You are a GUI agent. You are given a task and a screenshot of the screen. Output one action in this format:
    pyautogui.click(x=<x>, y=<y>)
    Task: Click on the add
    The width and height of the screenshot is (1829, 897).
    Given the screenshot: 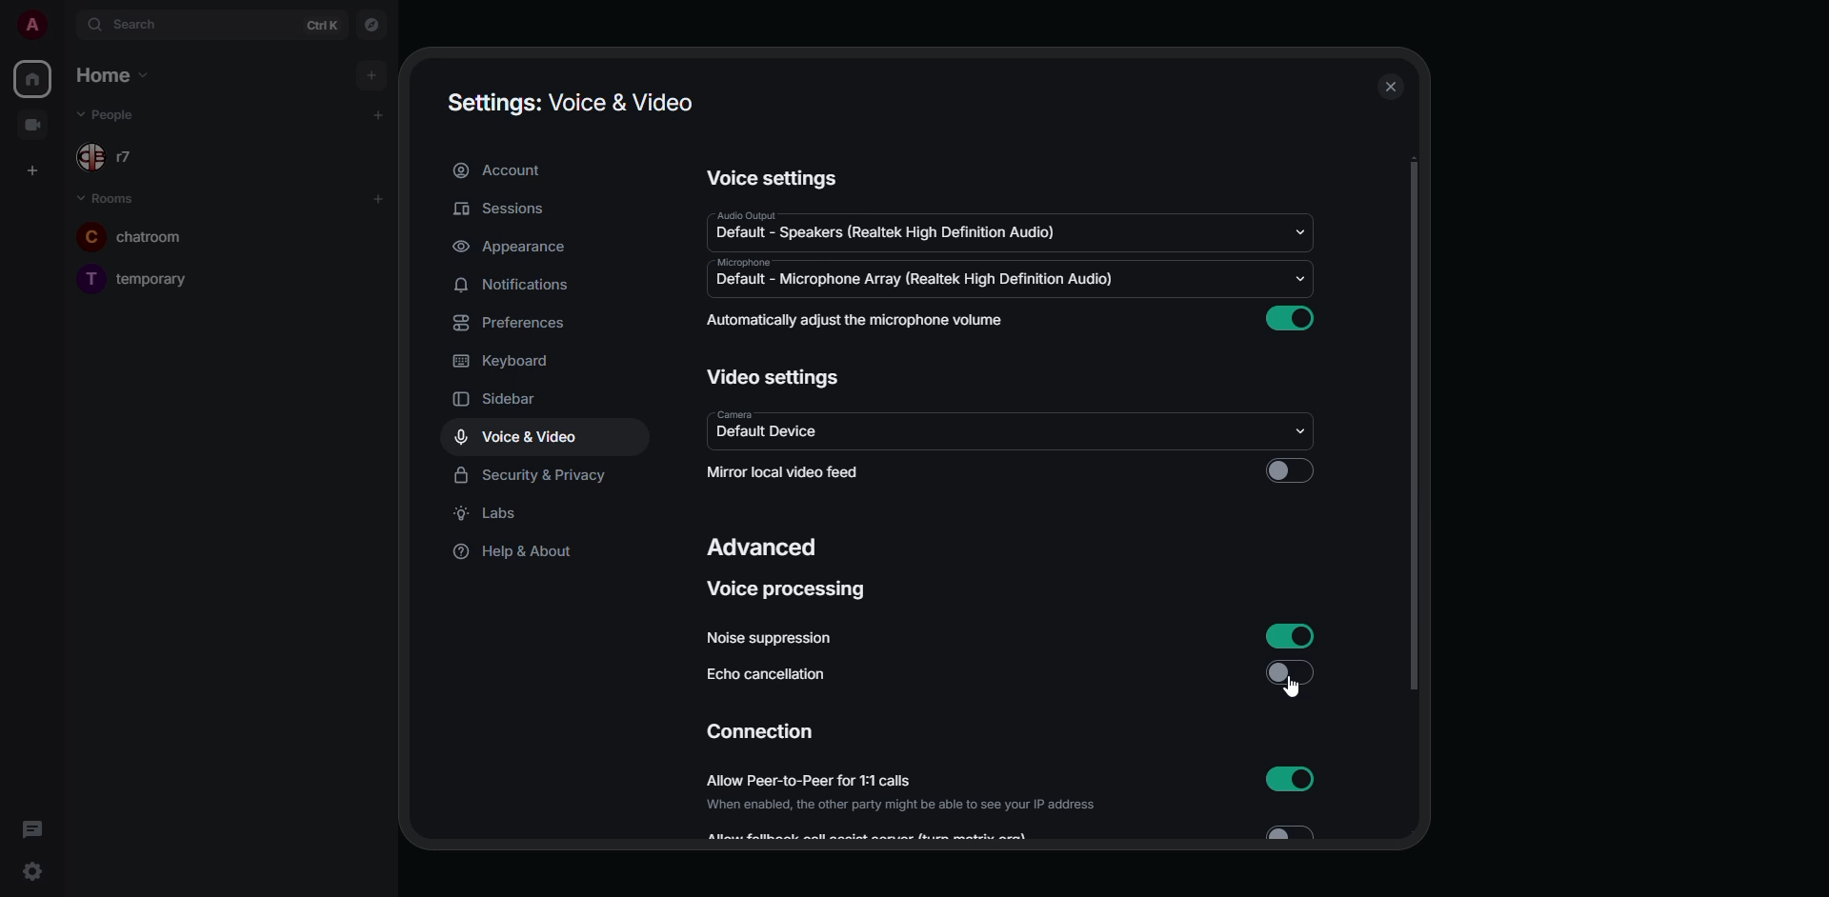 What is the action you would take?
    pyautogui.click(x=380, y=201)
    